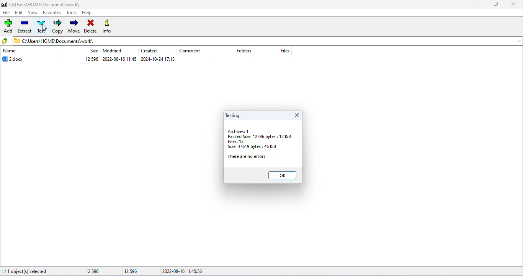 This screenshot has width=523, height=276. What do you see at coordinates (57, 26) in the screenshot?
I see `copy` at bounding box center [57, 26].